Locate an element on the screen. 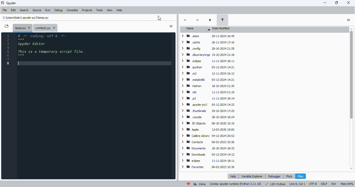 The image size is (355, 187). variable explorer is located at coordinates (252, 176).